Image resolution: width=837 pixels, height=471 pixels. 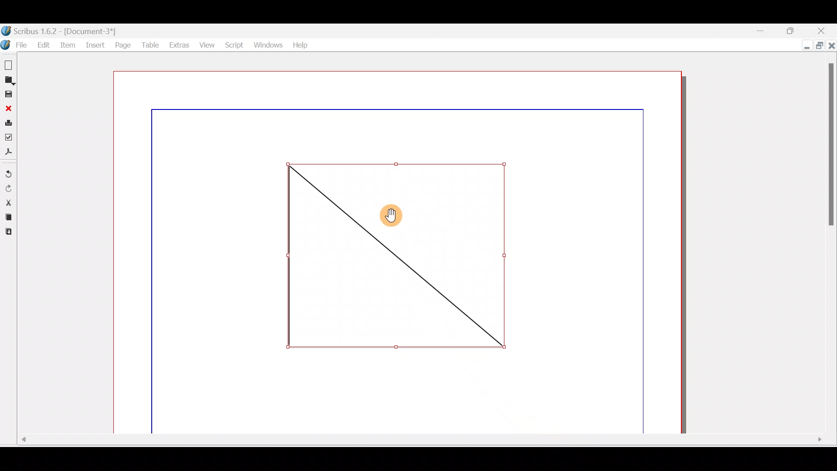 I want to click on Close, so click(x=831, y=48).